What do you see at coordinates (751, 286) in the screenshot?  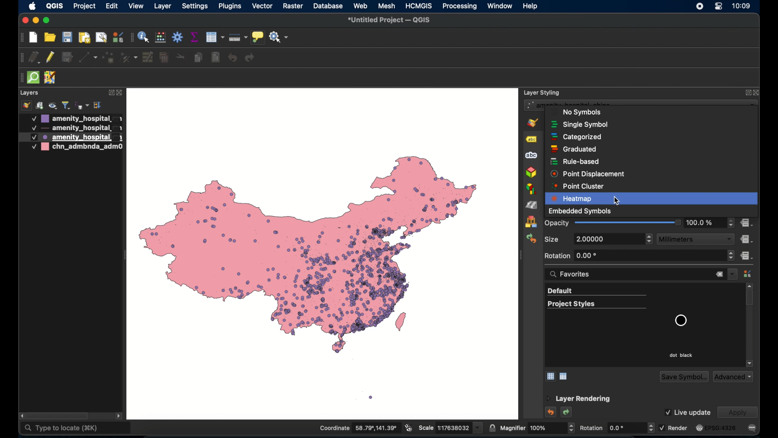 I see `scroll up arrow` at bounding box center [751, 286].